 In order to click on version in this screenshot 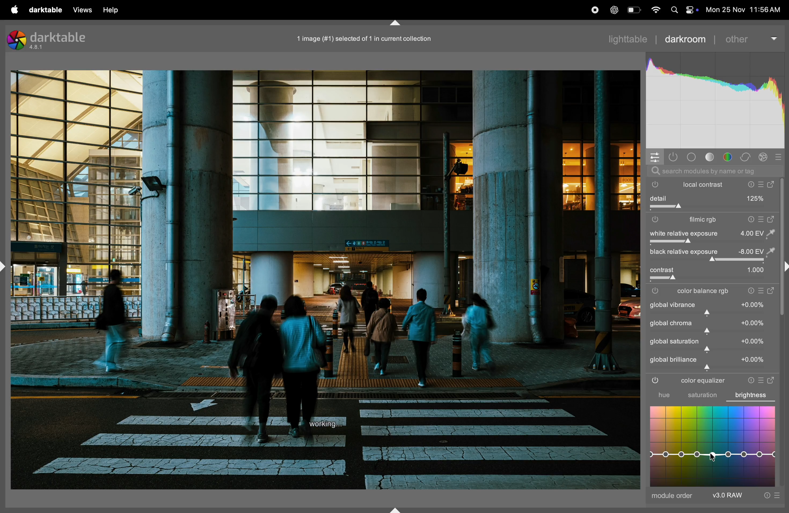, I will do `click(38, 48)`.